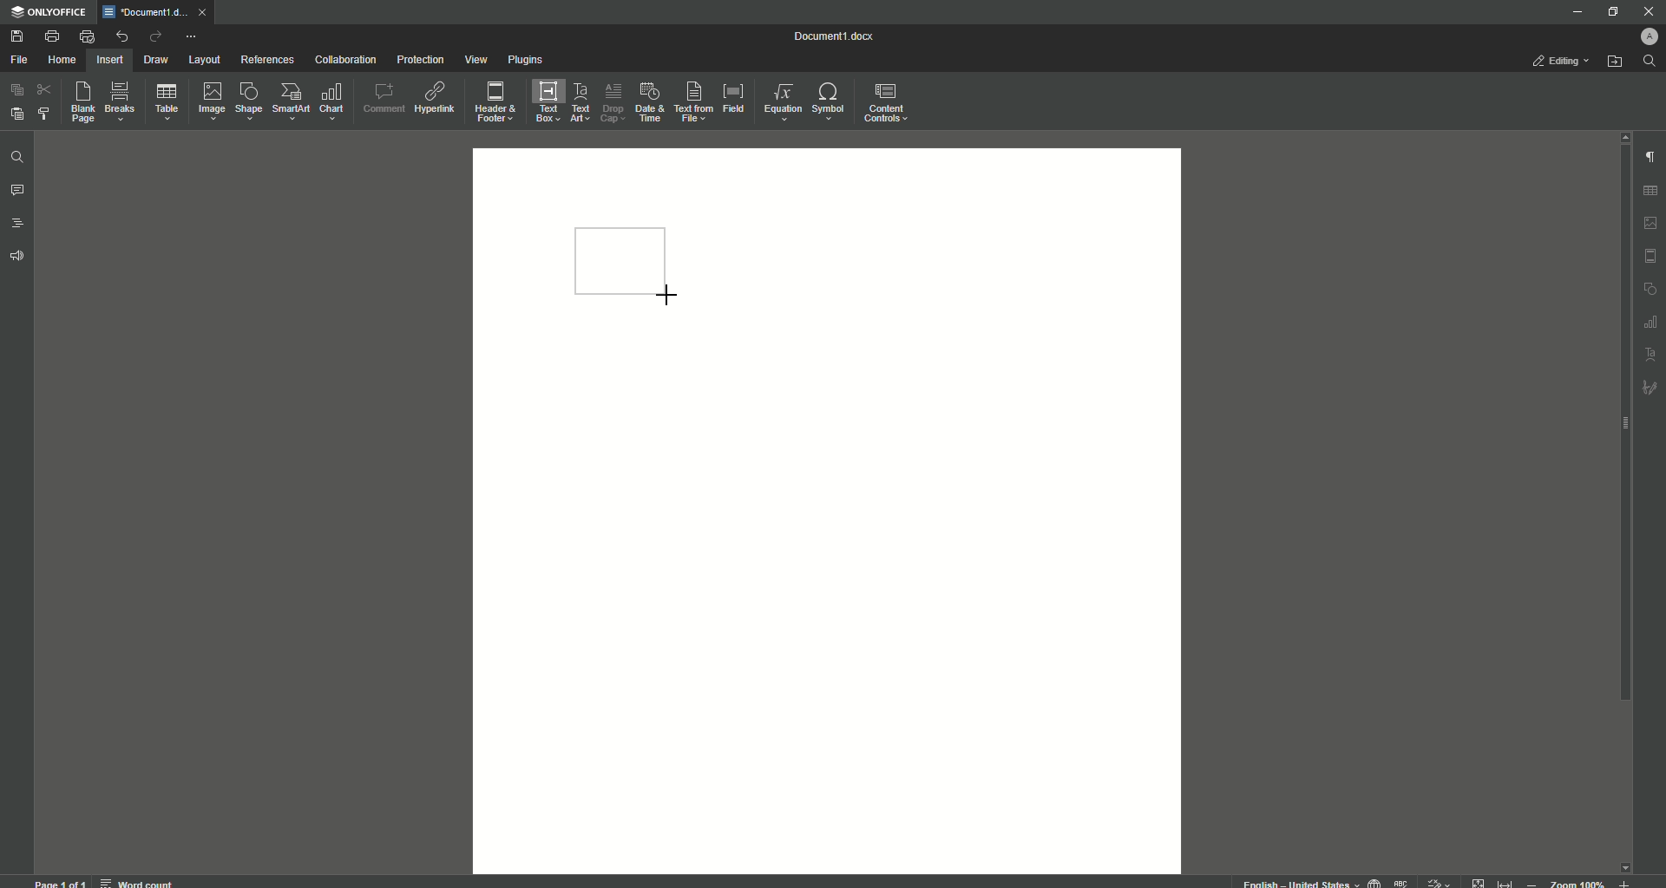  Describe the element at coordinates (527, 61) in the screenshot. I see `Plugins` at that location.